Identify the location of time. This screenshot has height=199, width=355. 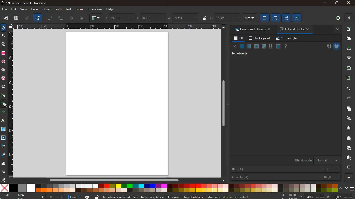
(87, 197).